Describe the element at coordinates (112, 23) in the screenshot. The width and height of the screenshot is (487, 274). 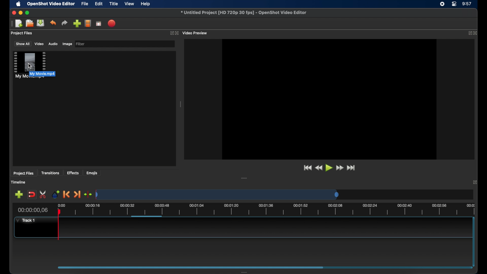
I see `export video` at that location.